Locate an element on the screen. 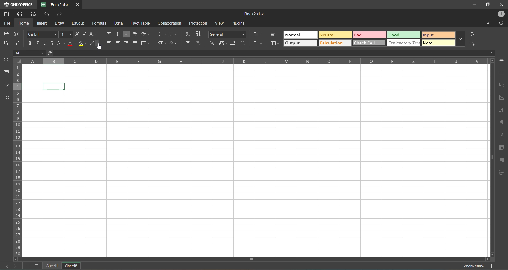  align top is located at coordinates (110, 34).